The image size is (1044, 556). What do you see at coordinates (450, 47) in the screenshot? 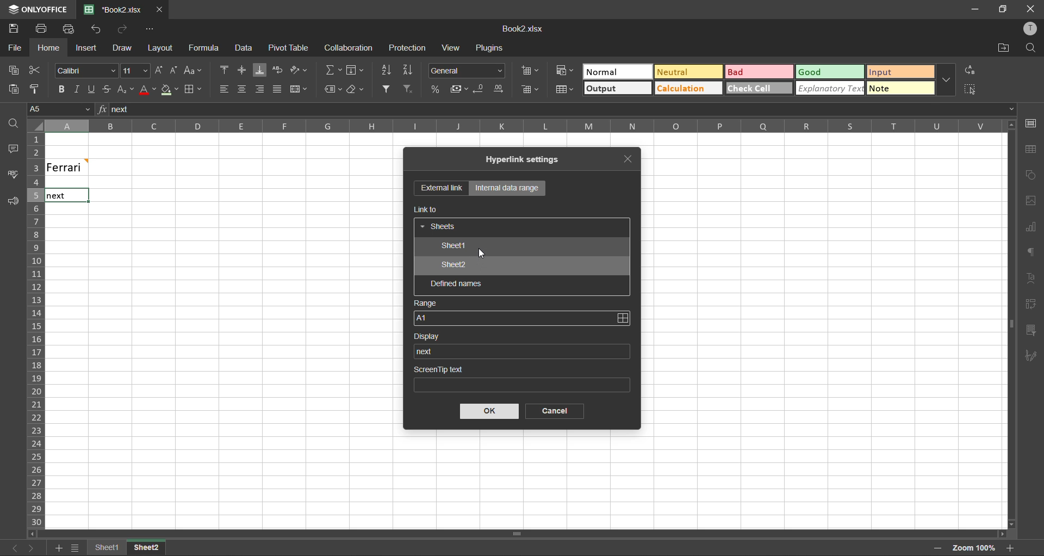
I see `view` at bounding box center [450, 47].